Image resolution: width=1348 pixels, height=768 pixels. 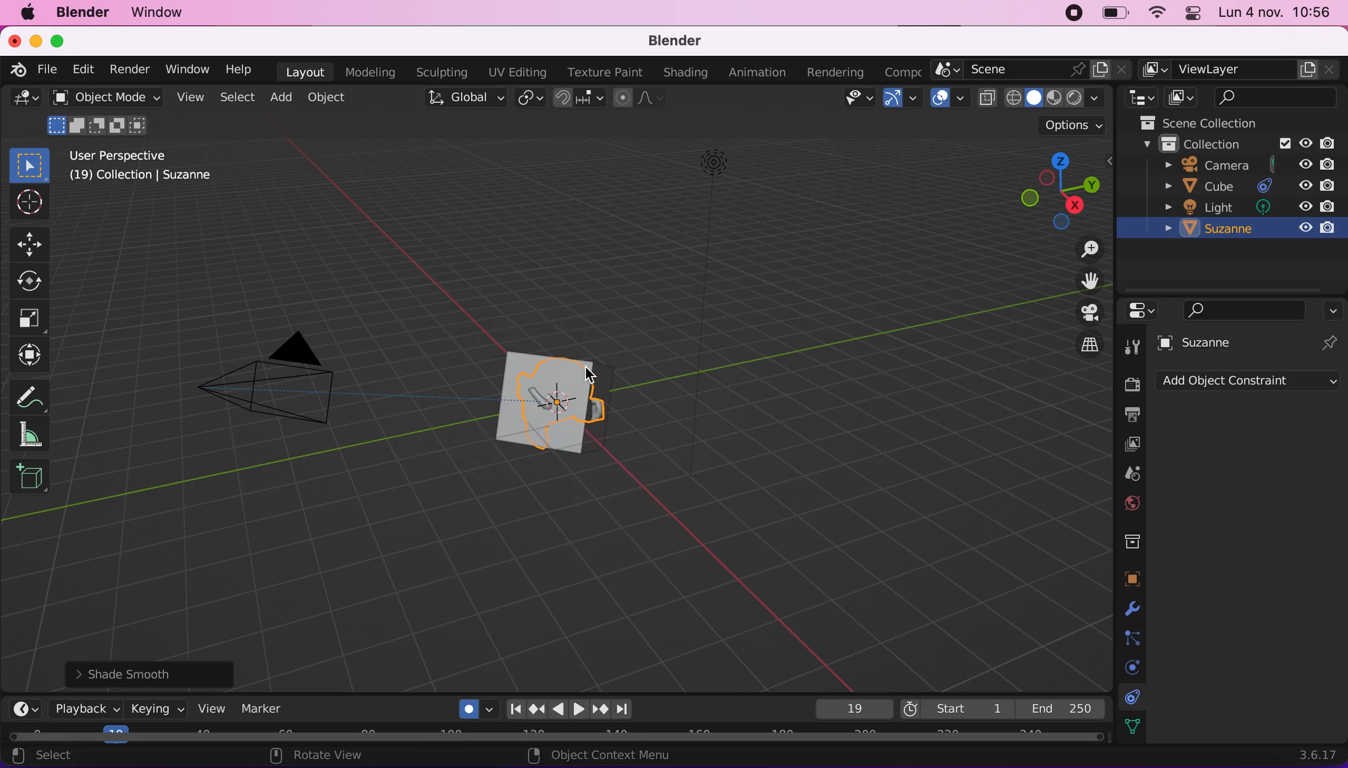 I want to click on snapping, so click(x=577, y=98).